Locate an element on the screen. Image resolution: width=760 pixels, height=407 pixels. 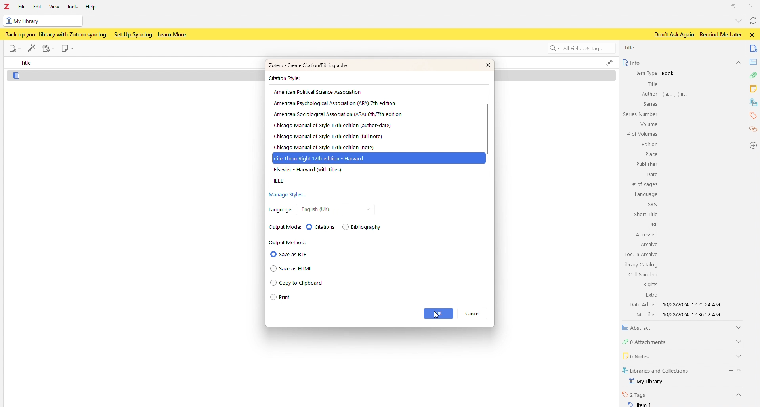
0 Notes is located at coordinates (635, 356).